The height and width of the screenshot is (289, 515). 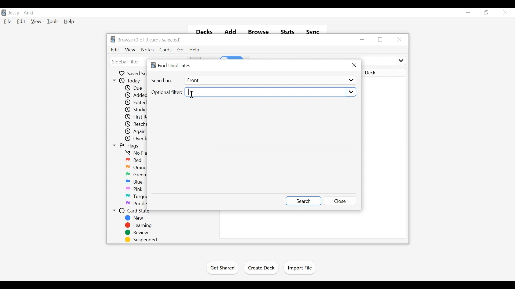 I want to click on Suspended, so click(x=140, y=240).